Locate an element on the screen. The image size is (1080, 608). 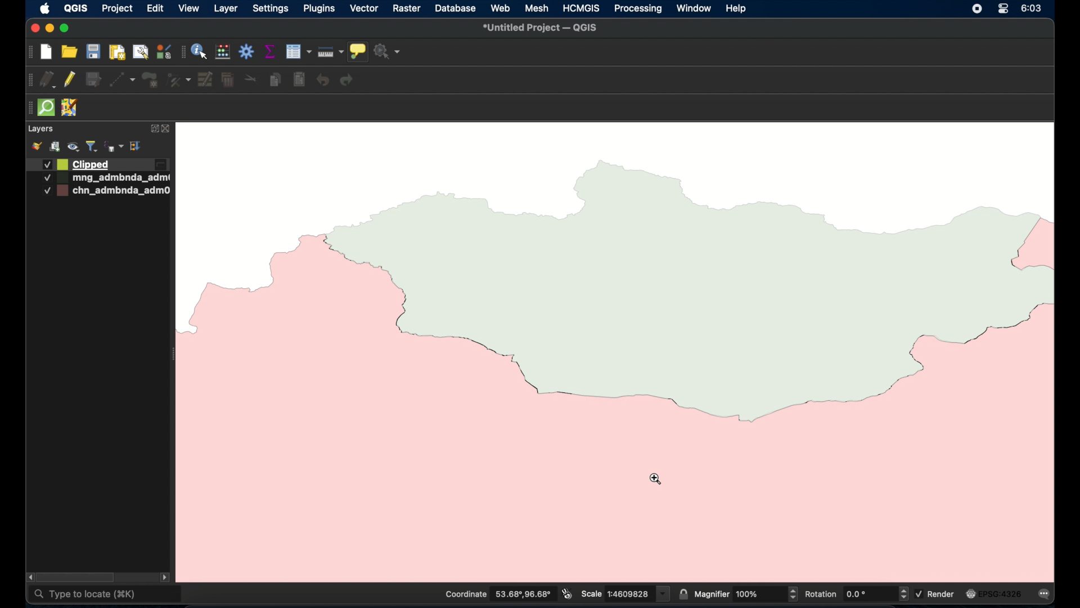
screen recorder icon is located at coordinates (976, 8).